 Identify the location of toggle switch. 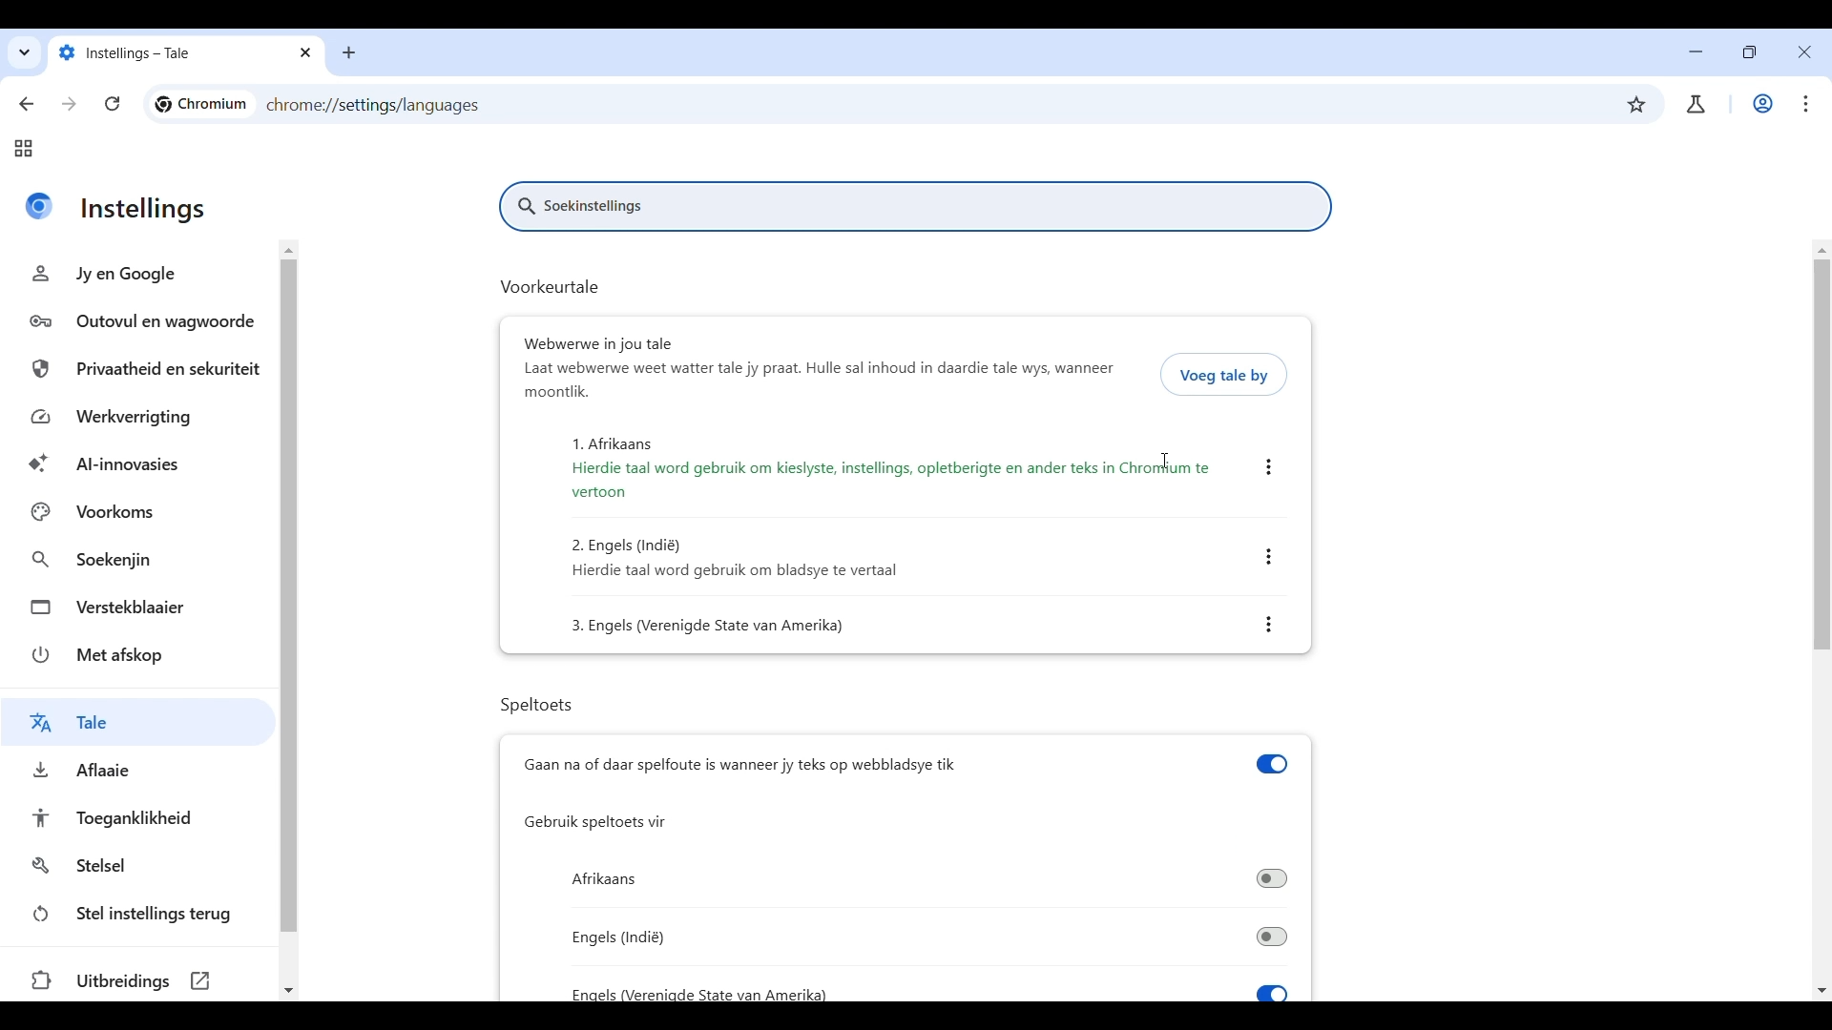
(1259, 935).